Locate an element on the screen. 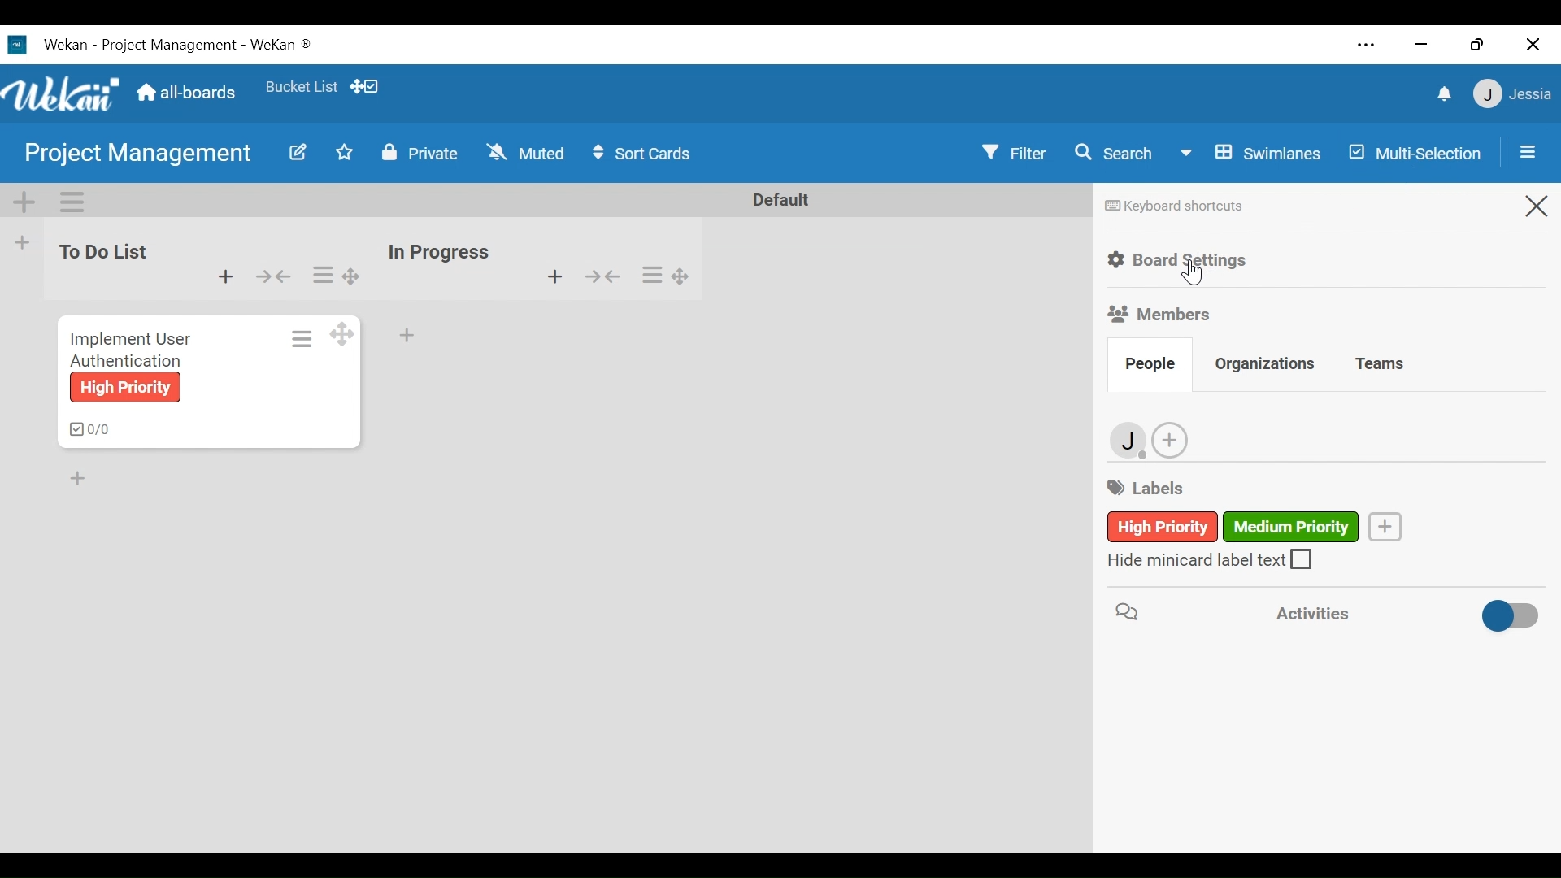 This screenshot has width=1561, height=878. member is located at coordinates (1129, 441).